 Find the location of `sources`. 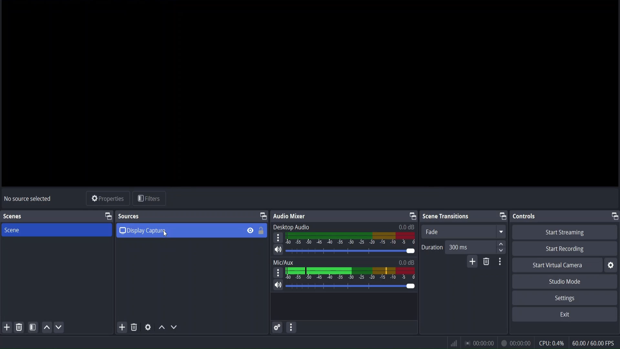

sources is located at coordinates (129, 217).